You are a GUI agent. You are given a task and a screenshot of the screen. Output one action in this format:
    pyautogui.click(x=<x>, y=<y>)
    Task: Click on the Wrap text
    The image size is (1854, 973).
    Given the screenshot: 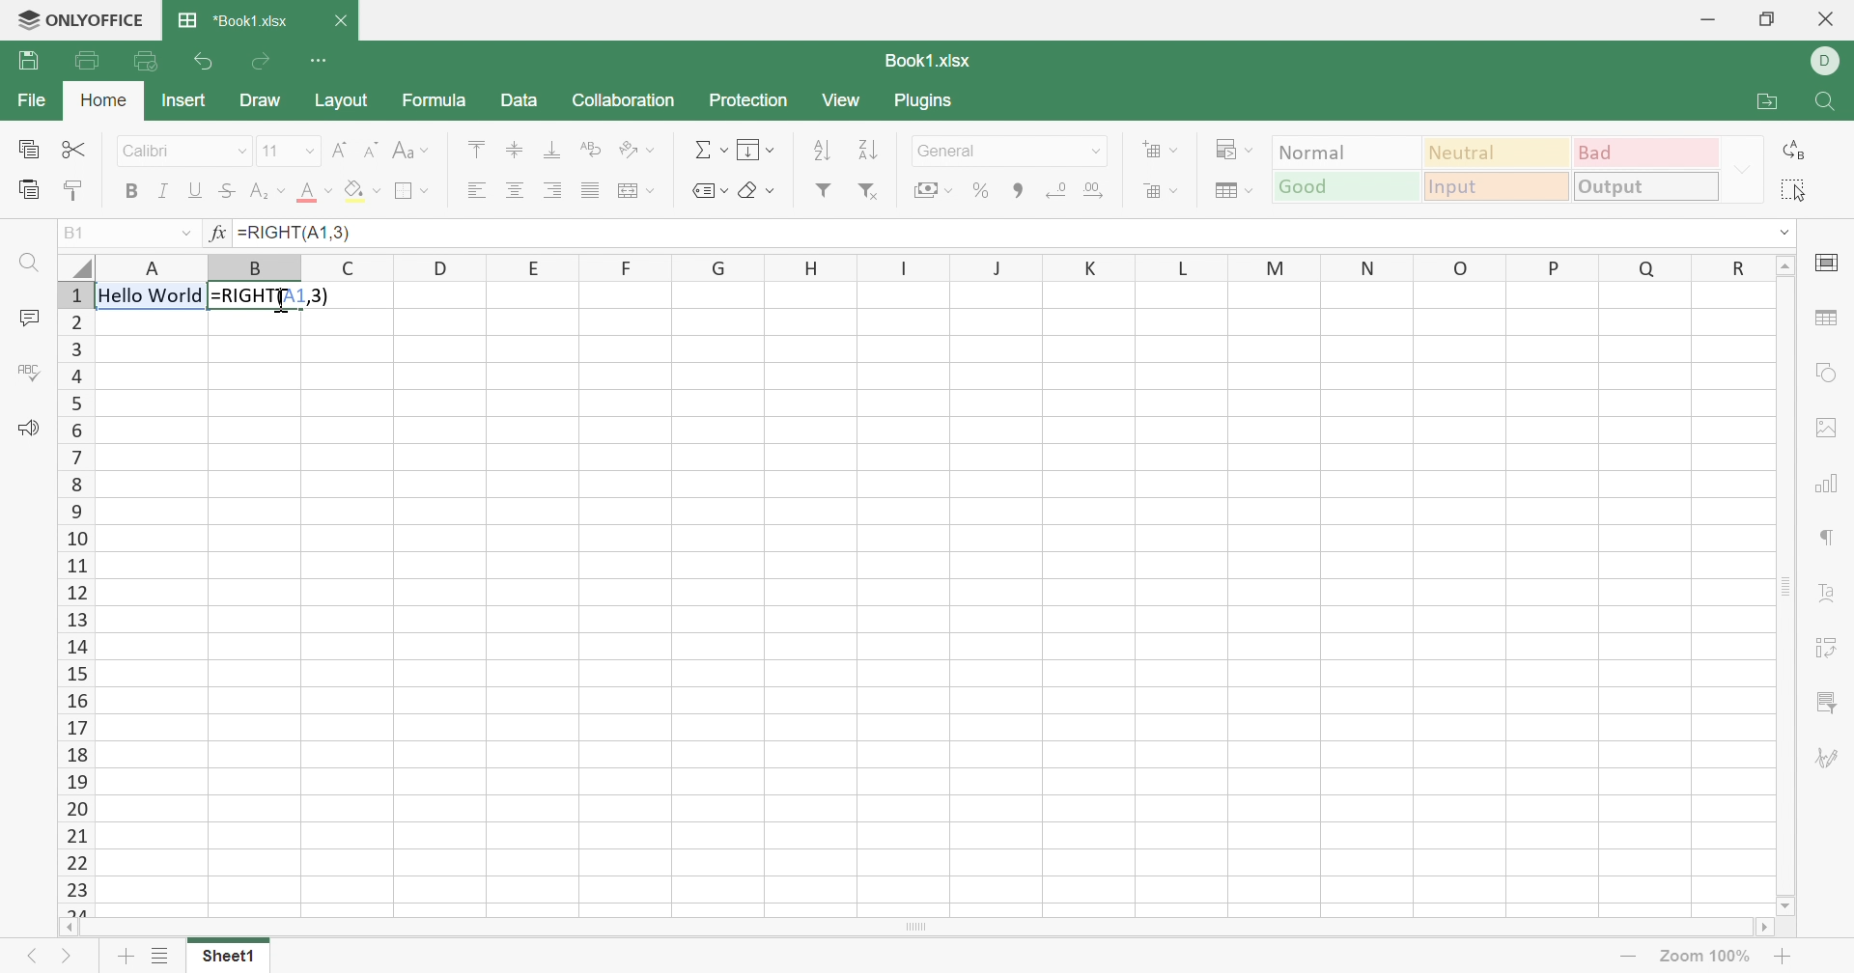 What is the action you would take?
    pyautogui.click(x=635, y=191)
    